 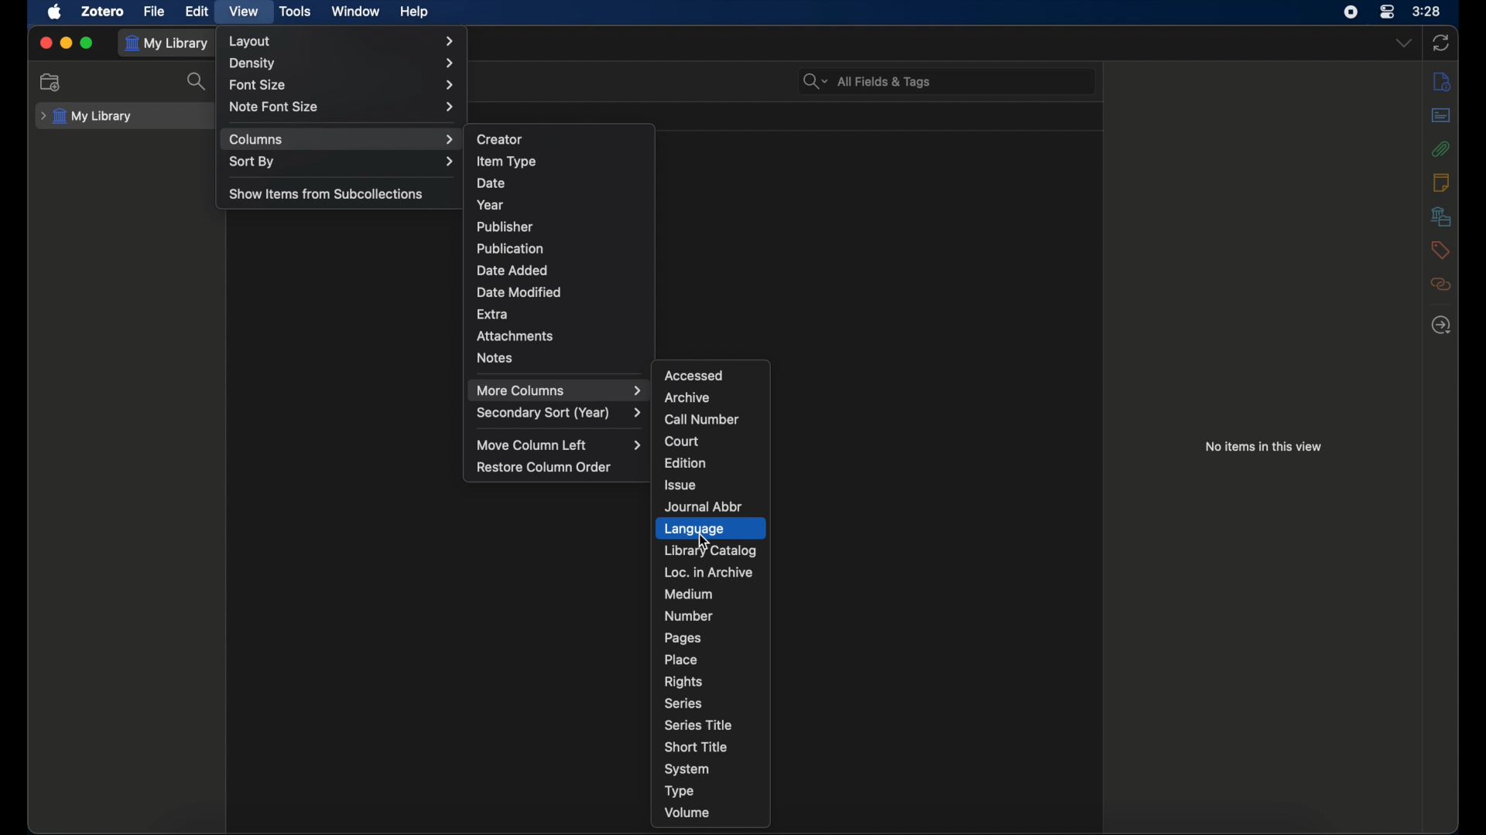 What do you see at coordinates (327, 193) in the screenshot?
I see `show items from subcollections` at bounding box center [327, 193].